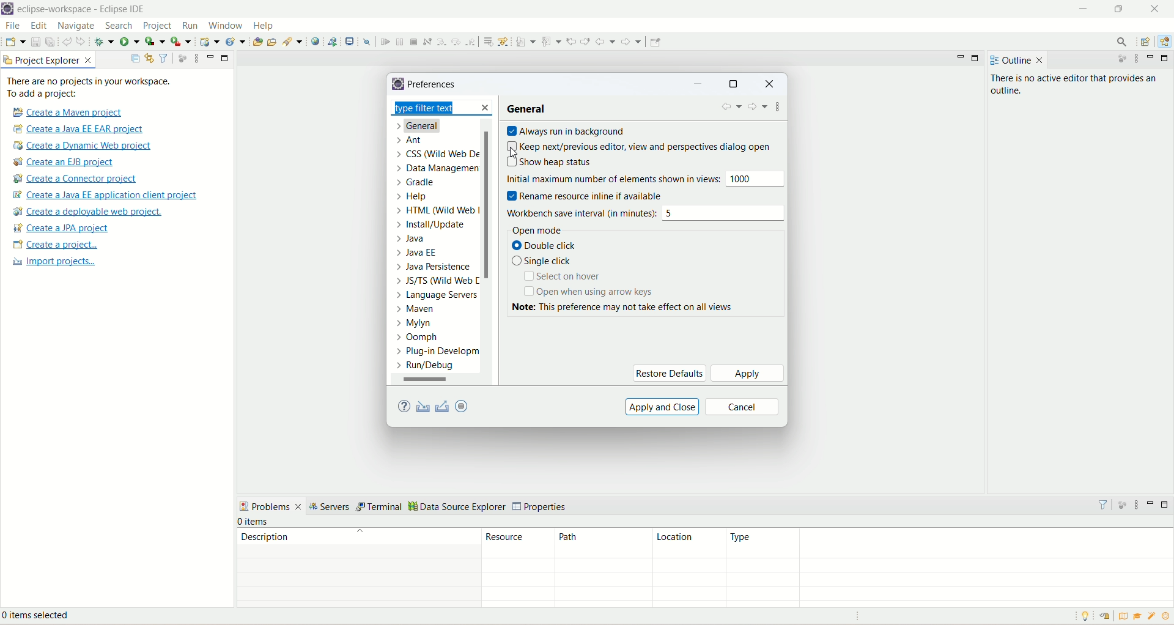  I want to click on data management, so click(441, 170).